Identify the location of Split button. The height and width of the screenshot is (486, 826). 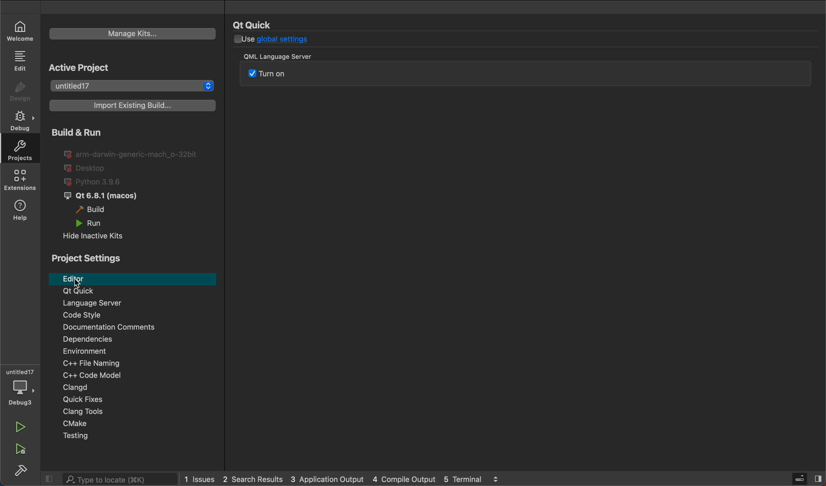
(819, 476).